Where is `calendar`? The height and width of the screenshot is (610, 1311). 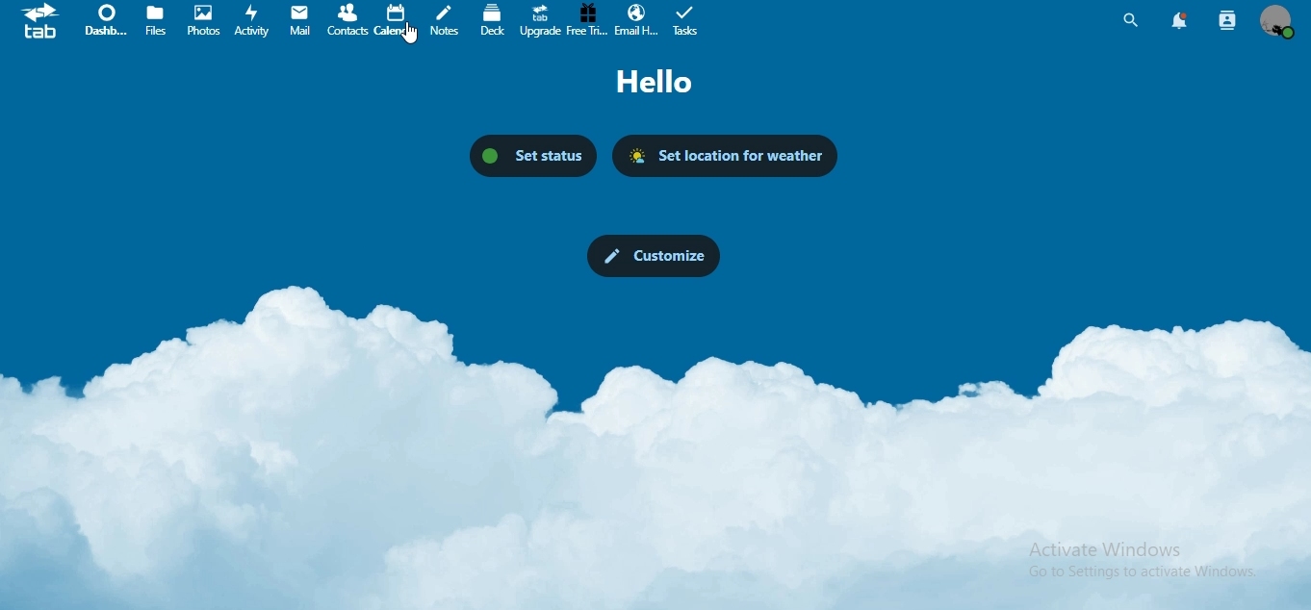 calendar is located at coordinates (394, 19).